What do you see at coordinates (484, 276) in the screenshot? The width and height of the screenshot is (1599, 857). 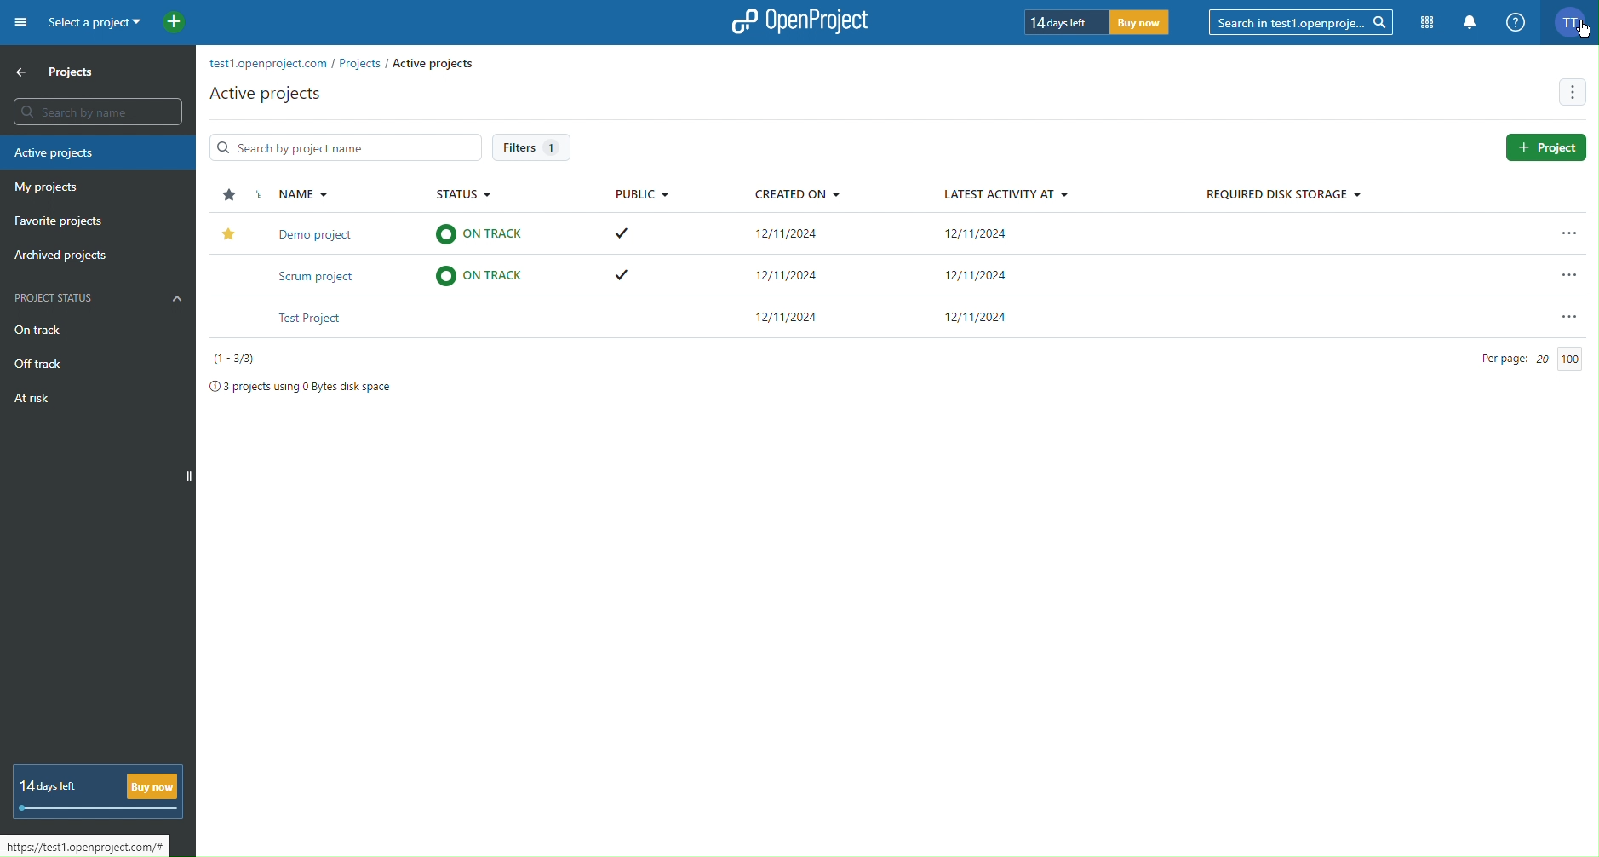 I see `ON TRACK` at bounding box center [484, 276].